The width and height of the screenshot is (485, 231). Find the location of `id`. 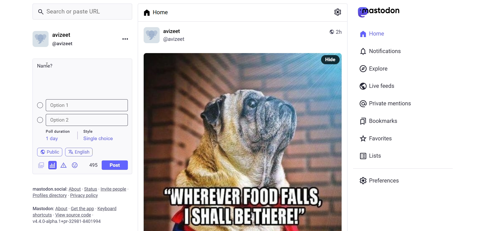

id is located at coordinates (39, 40).